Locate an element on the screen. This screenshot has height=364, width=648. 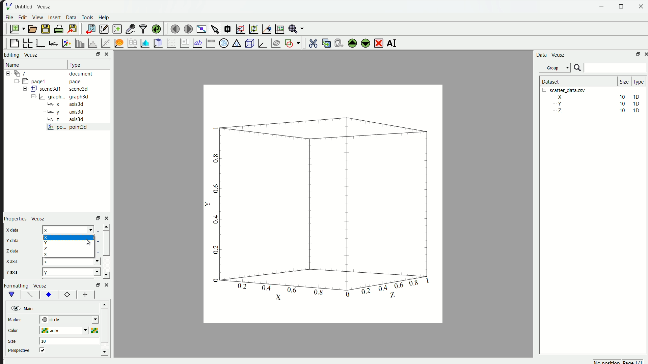
y is located at coordinates (71, 272).